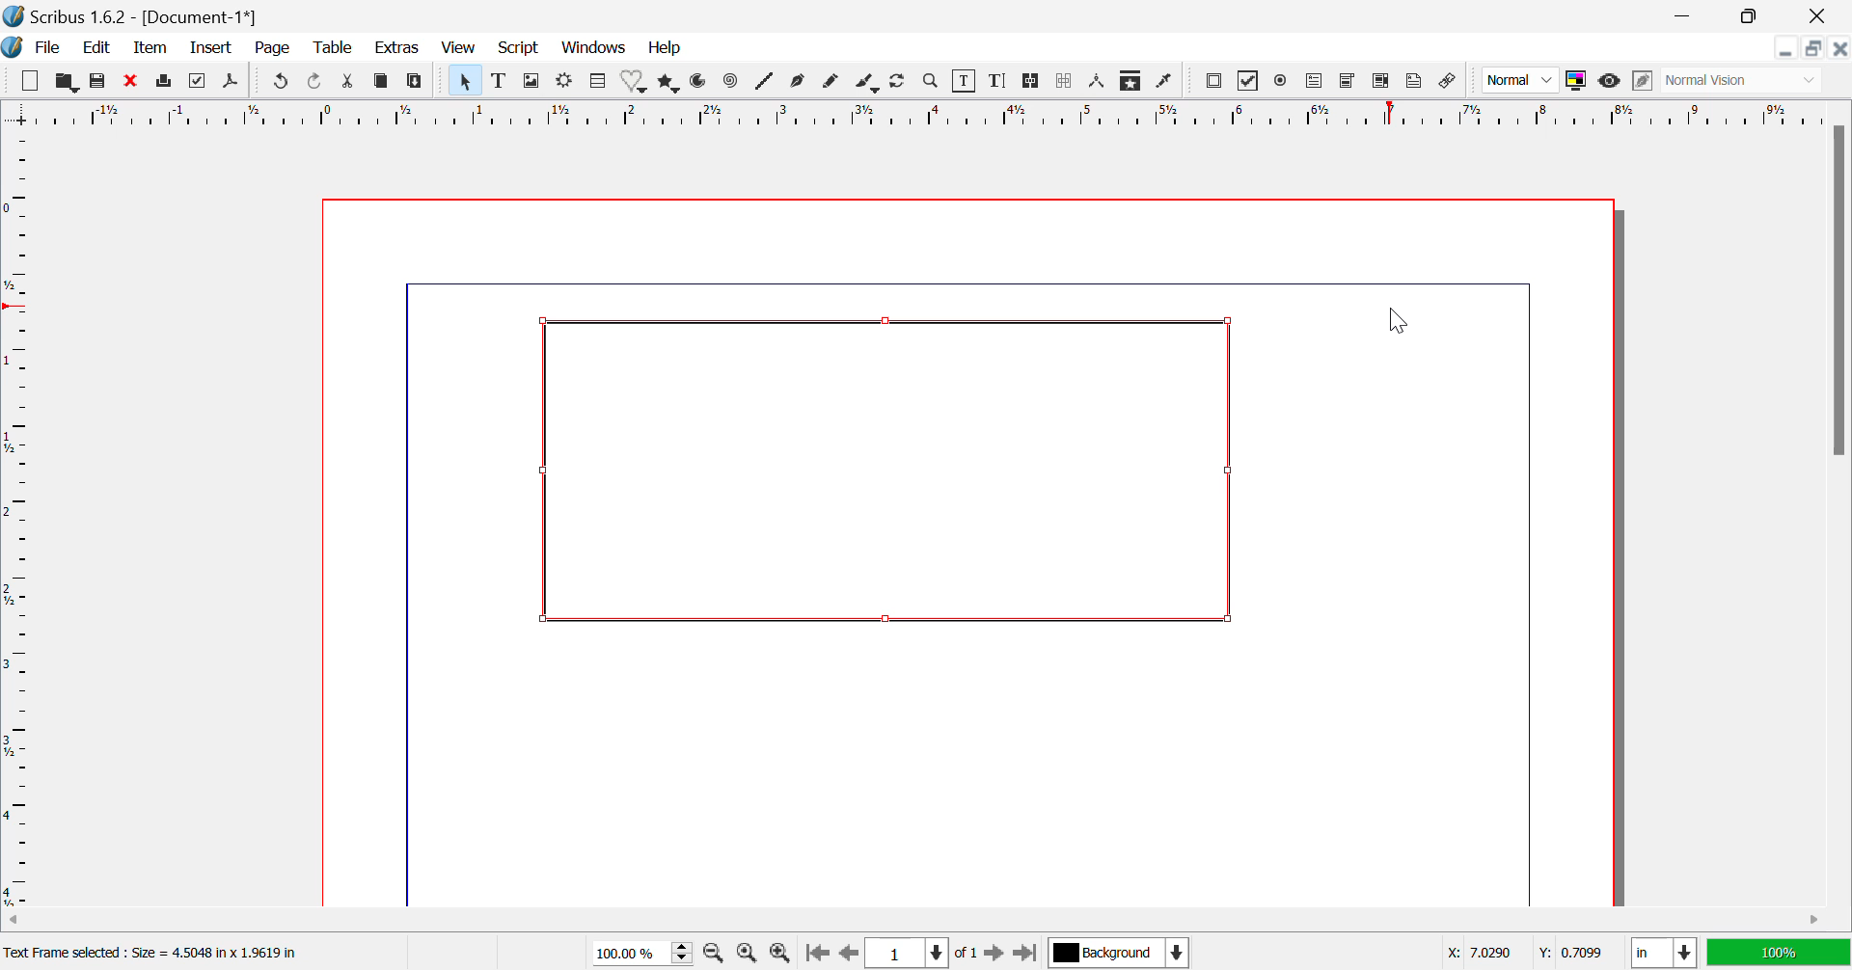  I want to click on Cut, so click(348, 81).